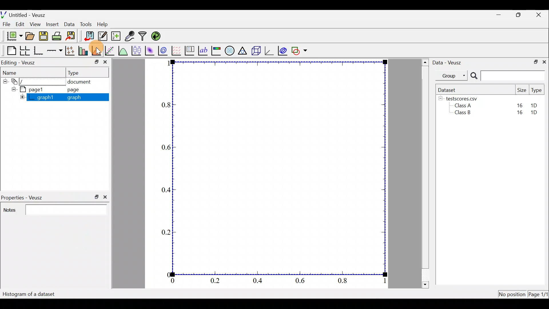  What do you see at coordinates (79, 97) in the screenshot?
I see `graph` at bounding box center [79, 97].